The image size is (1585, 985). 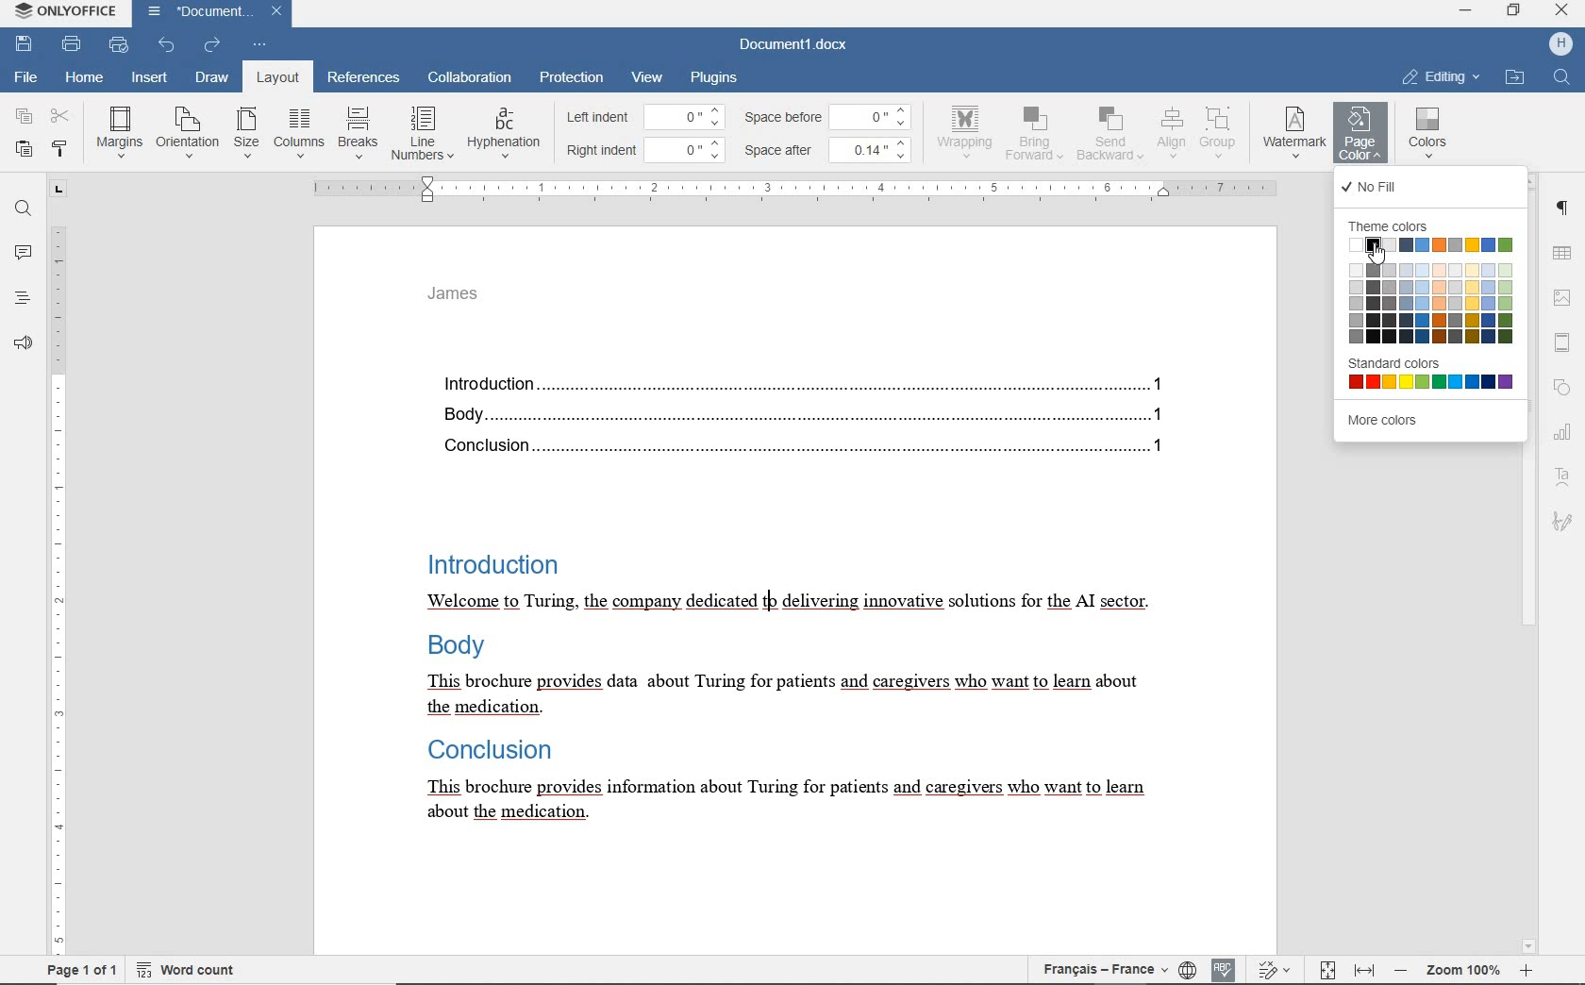 I want to click on feedback & support, so click(x=21, y=344).